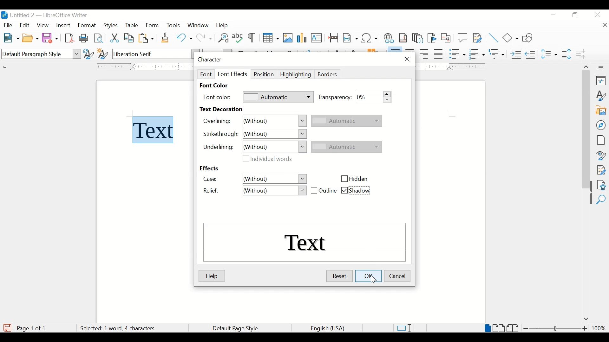 The width and height of the screenshot is (609, 342). I want to click on text, so click(159, 129).